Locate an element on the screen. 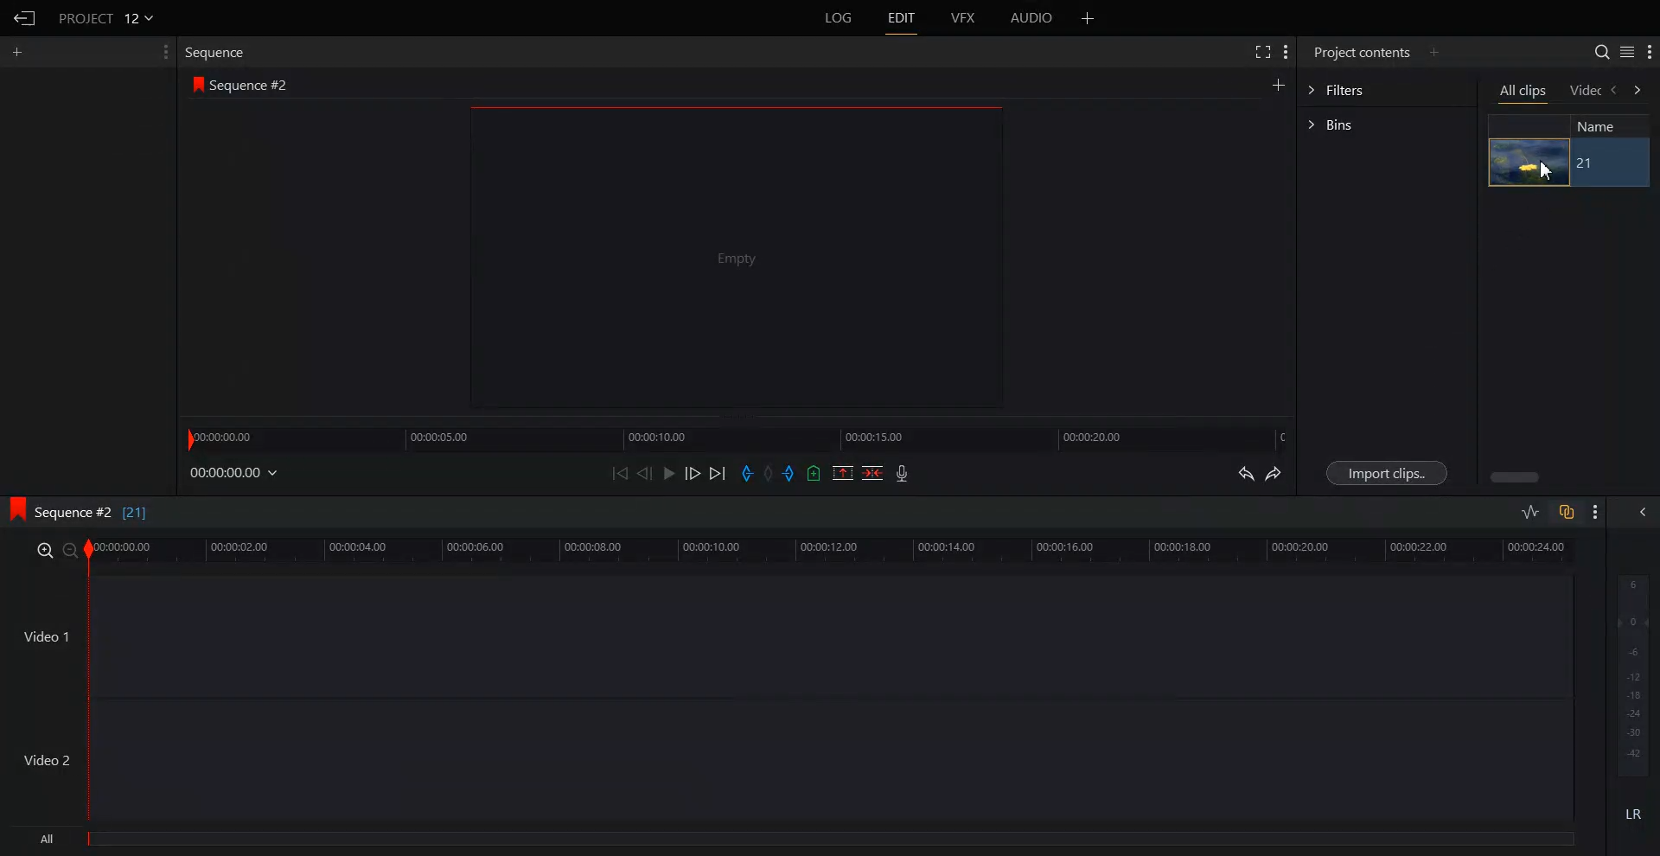  Horizontal Scroll bar is located at coordinates (1513, 477).